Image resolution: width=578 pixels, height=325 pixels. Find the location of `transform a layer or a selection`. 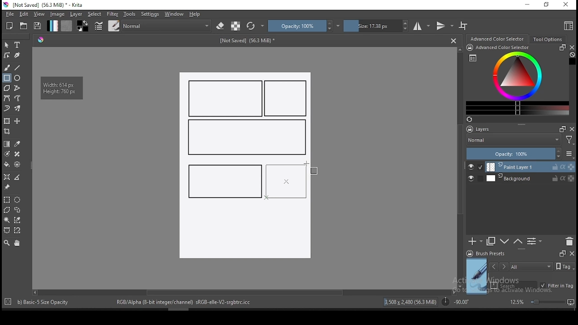

transform a layer or a selection is located at coordinates (7, 121).